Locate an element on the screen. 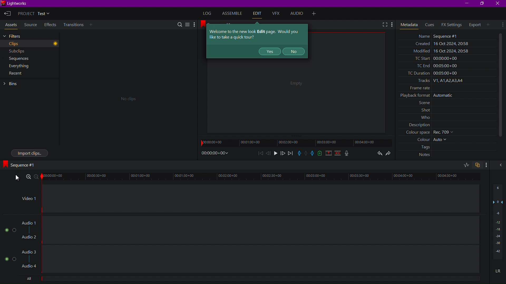  Bins is located at coordinates (11, 85).